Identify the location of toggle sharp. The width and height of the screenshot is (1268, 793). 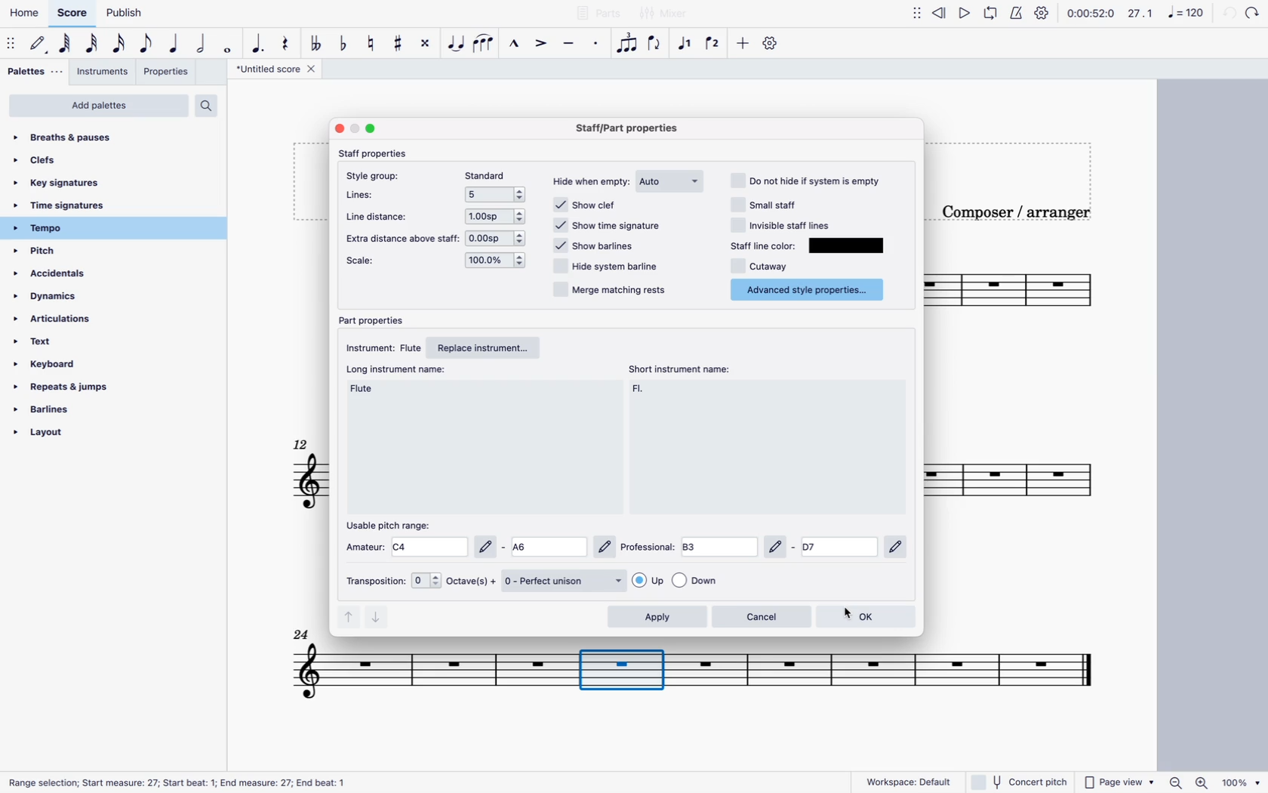
(398, 45).